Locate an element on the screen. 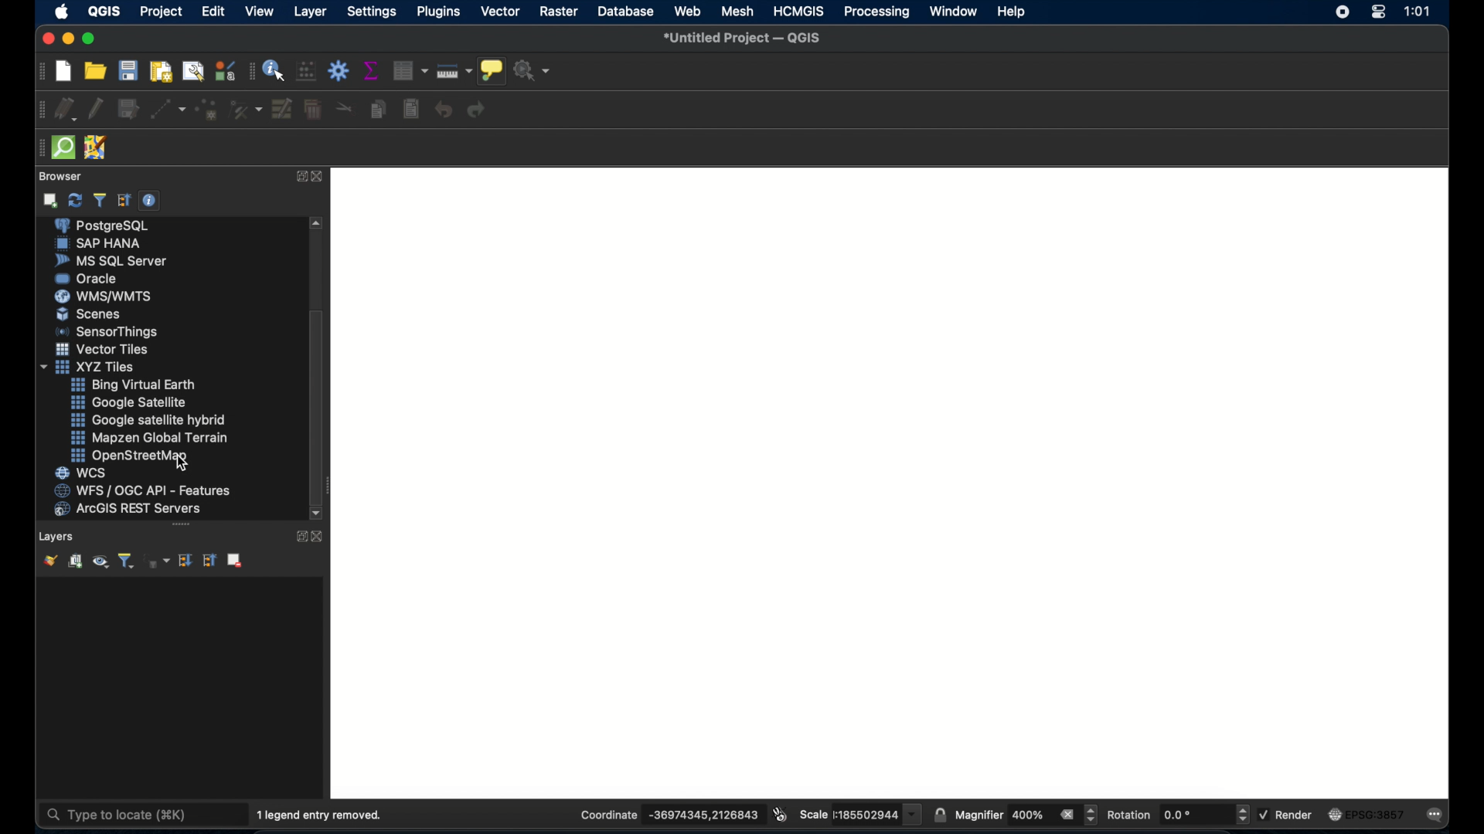 The height and width of the screenshot is (834, 1484). toggle extents and mouse position display is located at coordinates (780, 813).